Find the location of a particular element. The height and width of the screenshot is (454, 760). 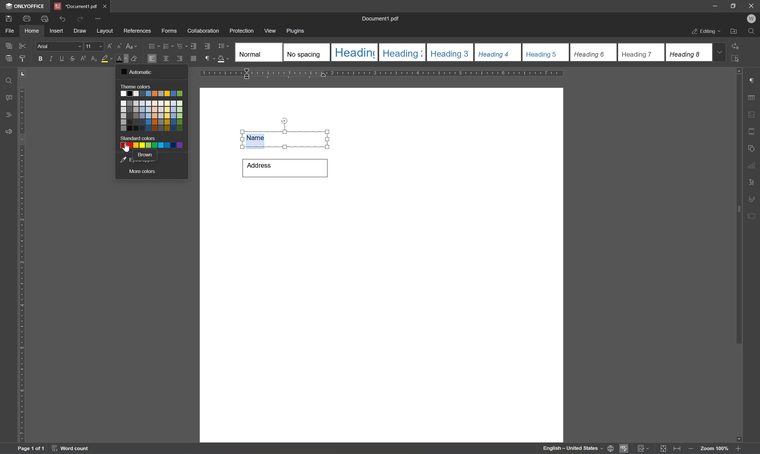

ruler is located at coordinates (22, 265).